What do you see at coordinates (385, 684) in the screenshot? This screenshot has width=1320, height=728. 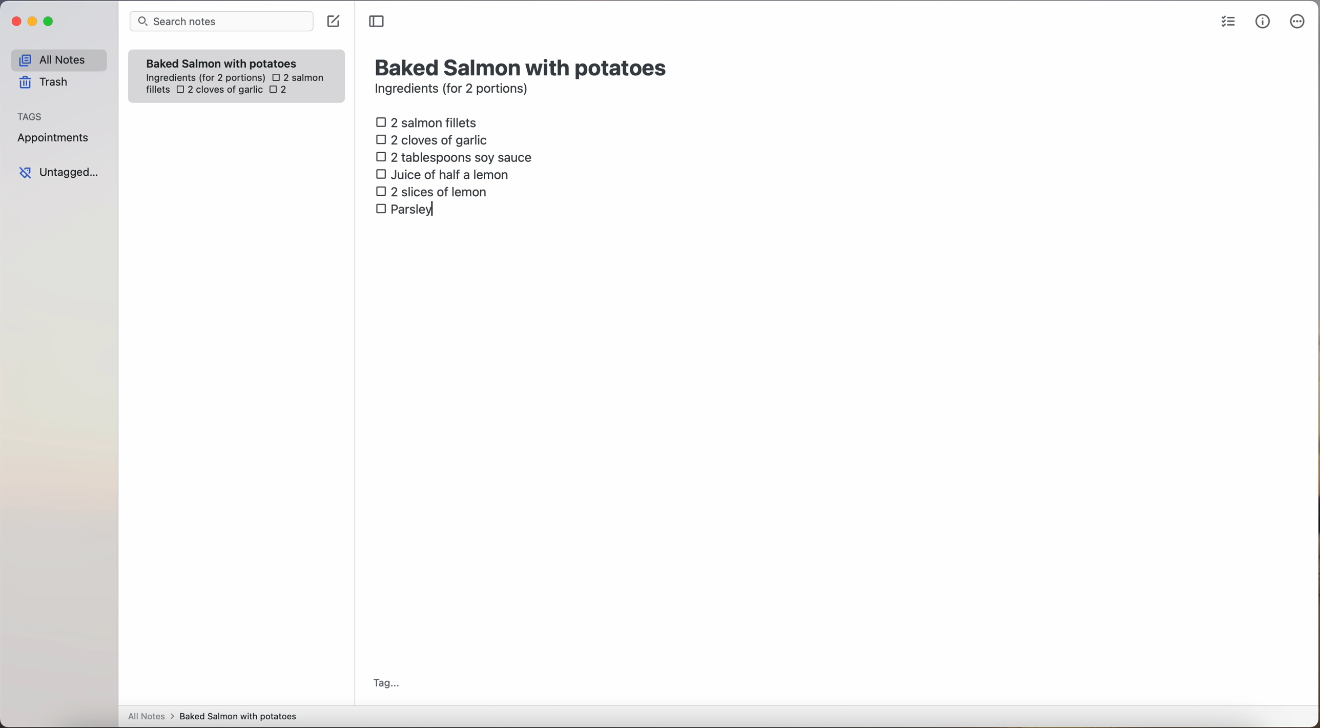 I see `tag` at bounding box center [385, 684].